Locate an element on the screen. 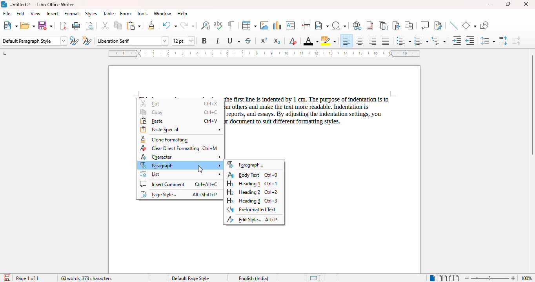  update selected style is located at coordinates (74, 40).